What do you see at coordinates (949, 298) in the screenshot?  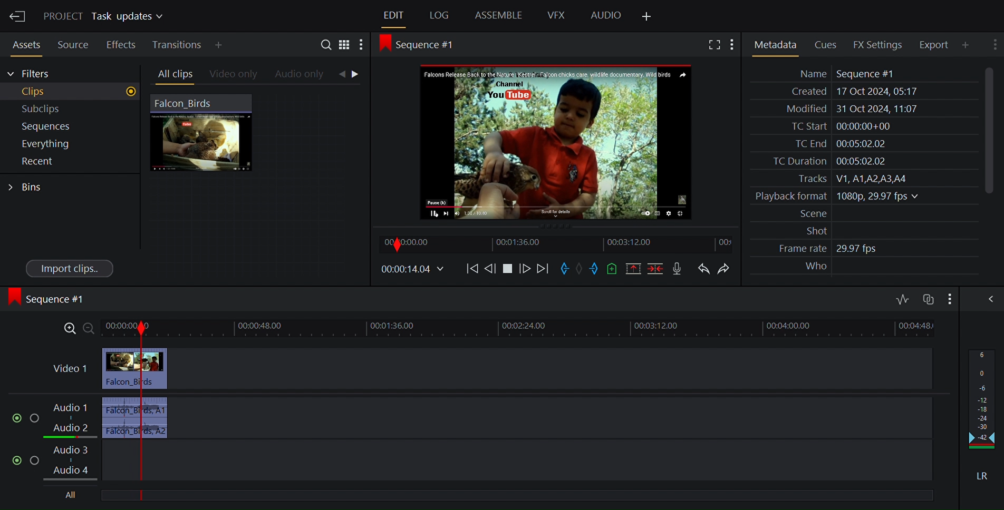 I see `Show settings menu` at bounding box center [949, 298].